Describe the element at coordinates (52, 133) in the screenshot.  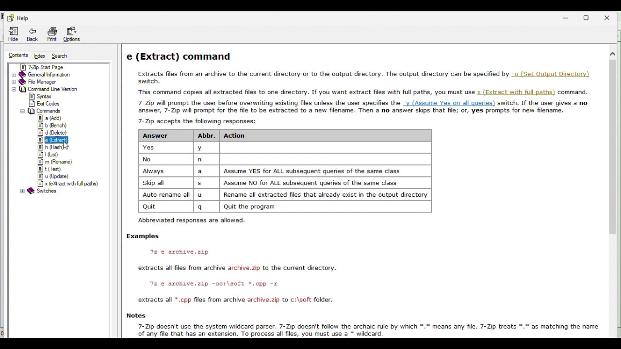
I see `d( delete )` at that location.